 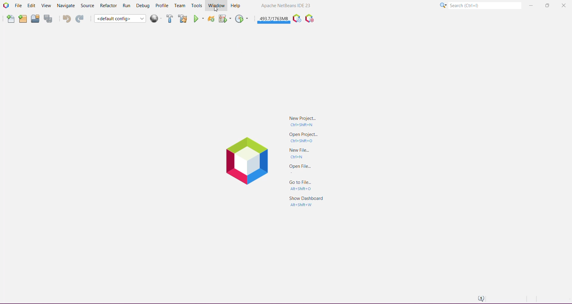 I want to click on Save All, so click(x=49, y=19).